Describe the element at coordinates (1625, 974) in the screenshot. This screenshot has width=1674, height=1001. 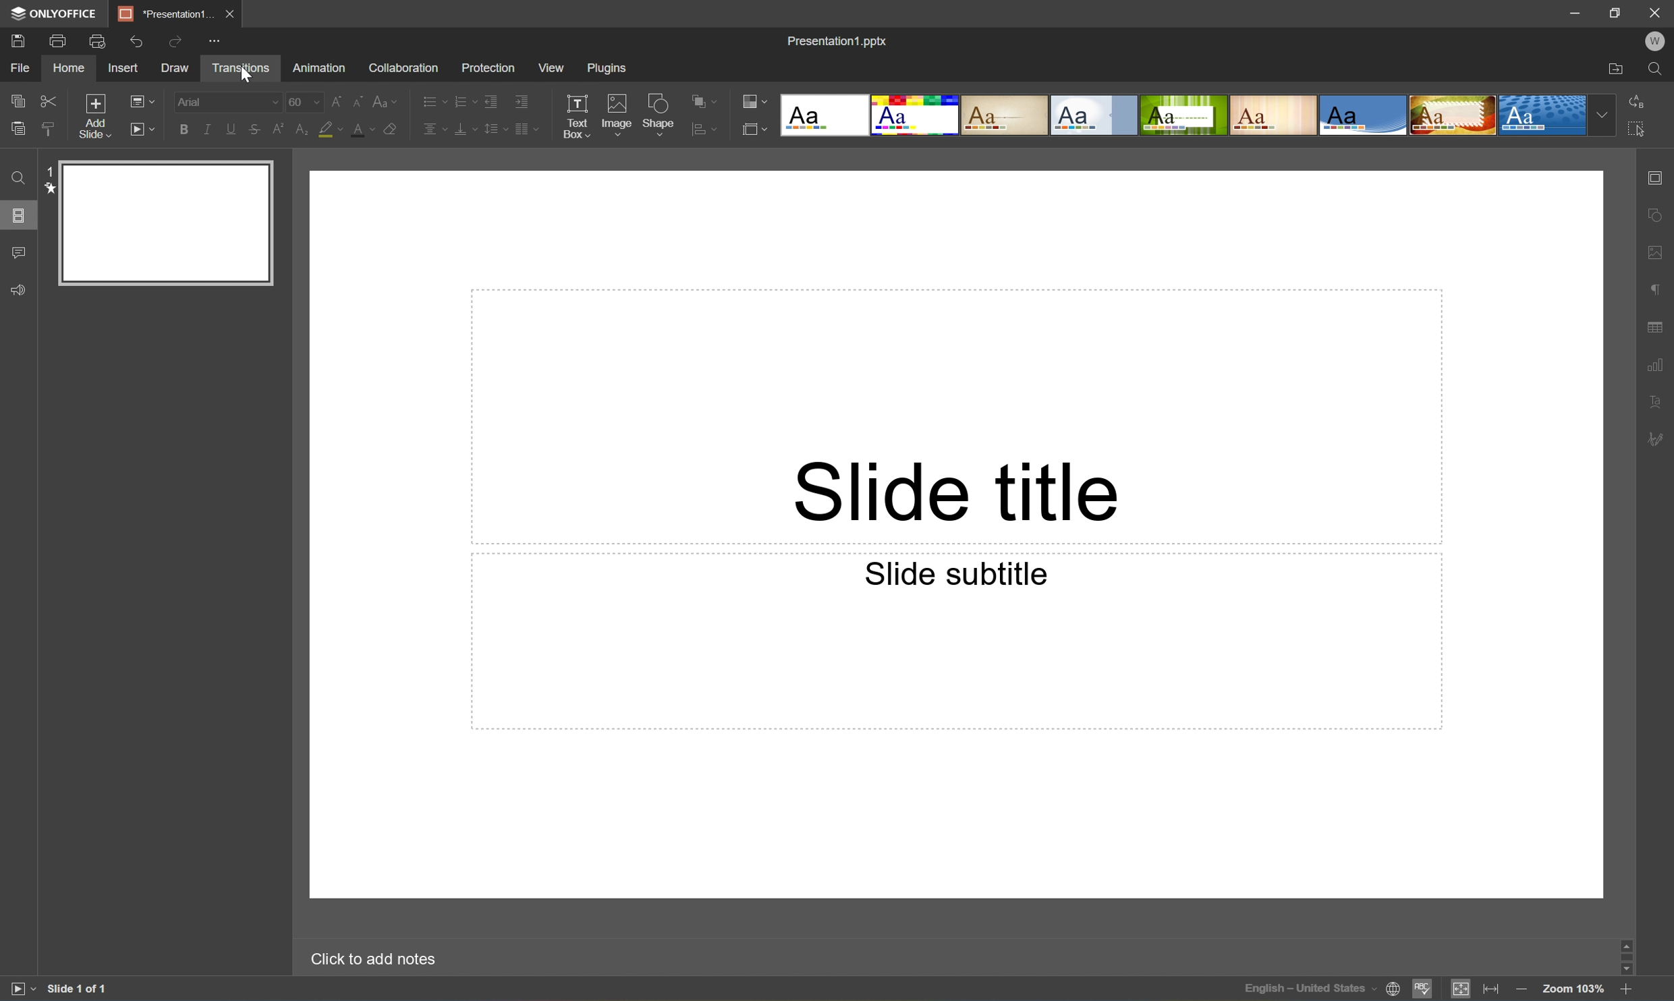
I see `Scroll Down` at that location.